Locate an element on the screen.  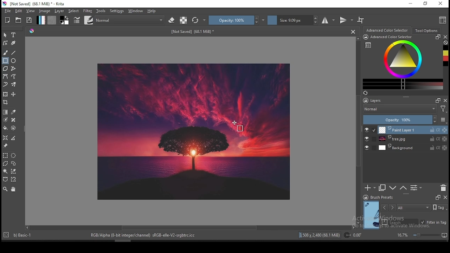
roattion is located at coordinates (352, 235).